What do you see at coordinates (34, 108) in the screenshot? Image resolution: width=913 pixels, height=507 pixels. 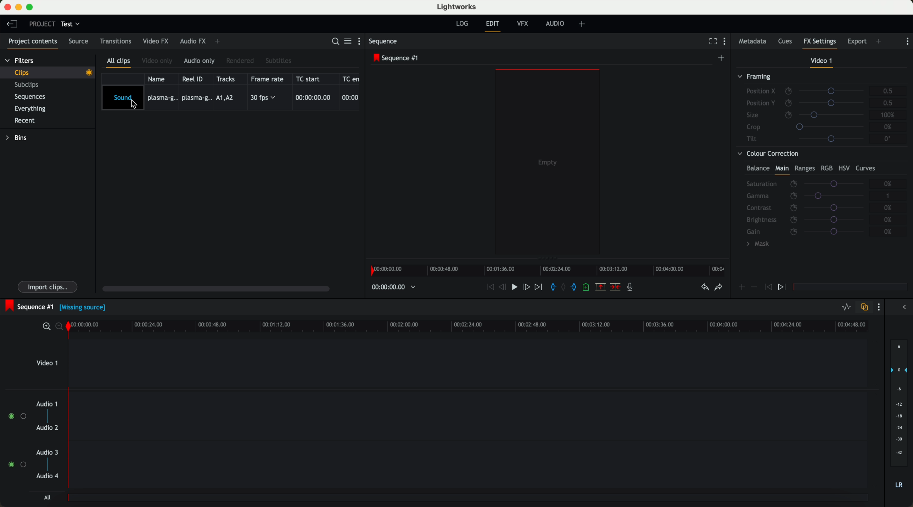 I see `everything` at bounding box center [34, 108].